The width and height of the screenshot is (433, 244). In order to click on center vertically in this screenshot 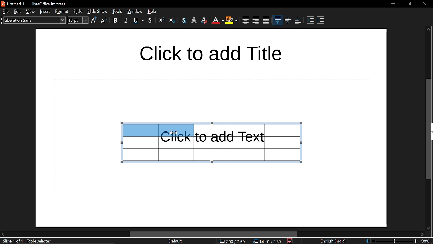, I will do `click(288, 21)`.